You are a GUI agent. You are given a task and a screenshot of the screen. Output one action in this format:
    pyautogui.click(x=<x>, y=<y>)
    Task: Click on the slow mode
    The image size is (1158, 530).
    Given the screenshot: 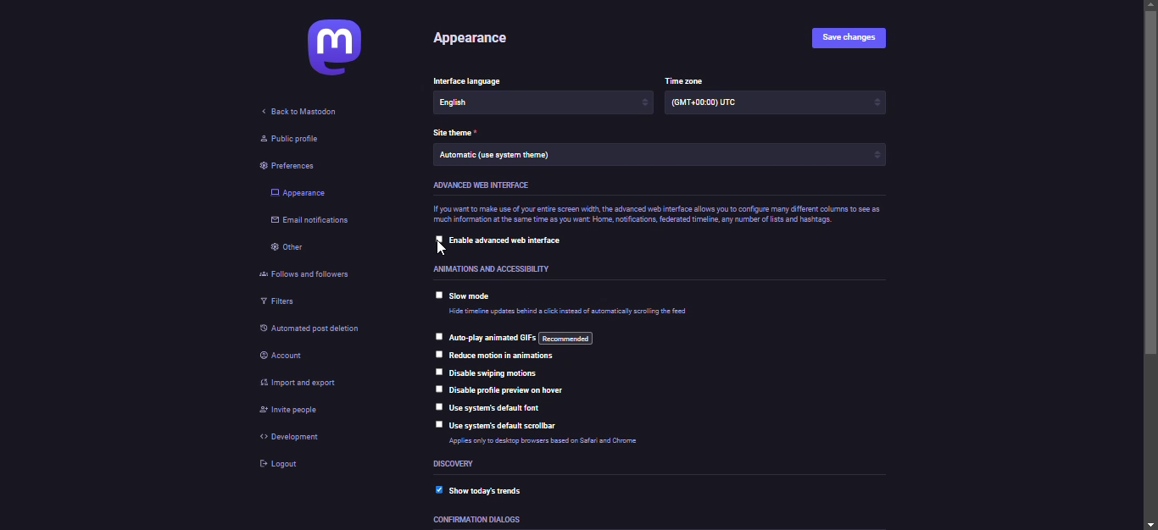 What is the action you would take?
    pyautogui.click(x=479, y=294)
    